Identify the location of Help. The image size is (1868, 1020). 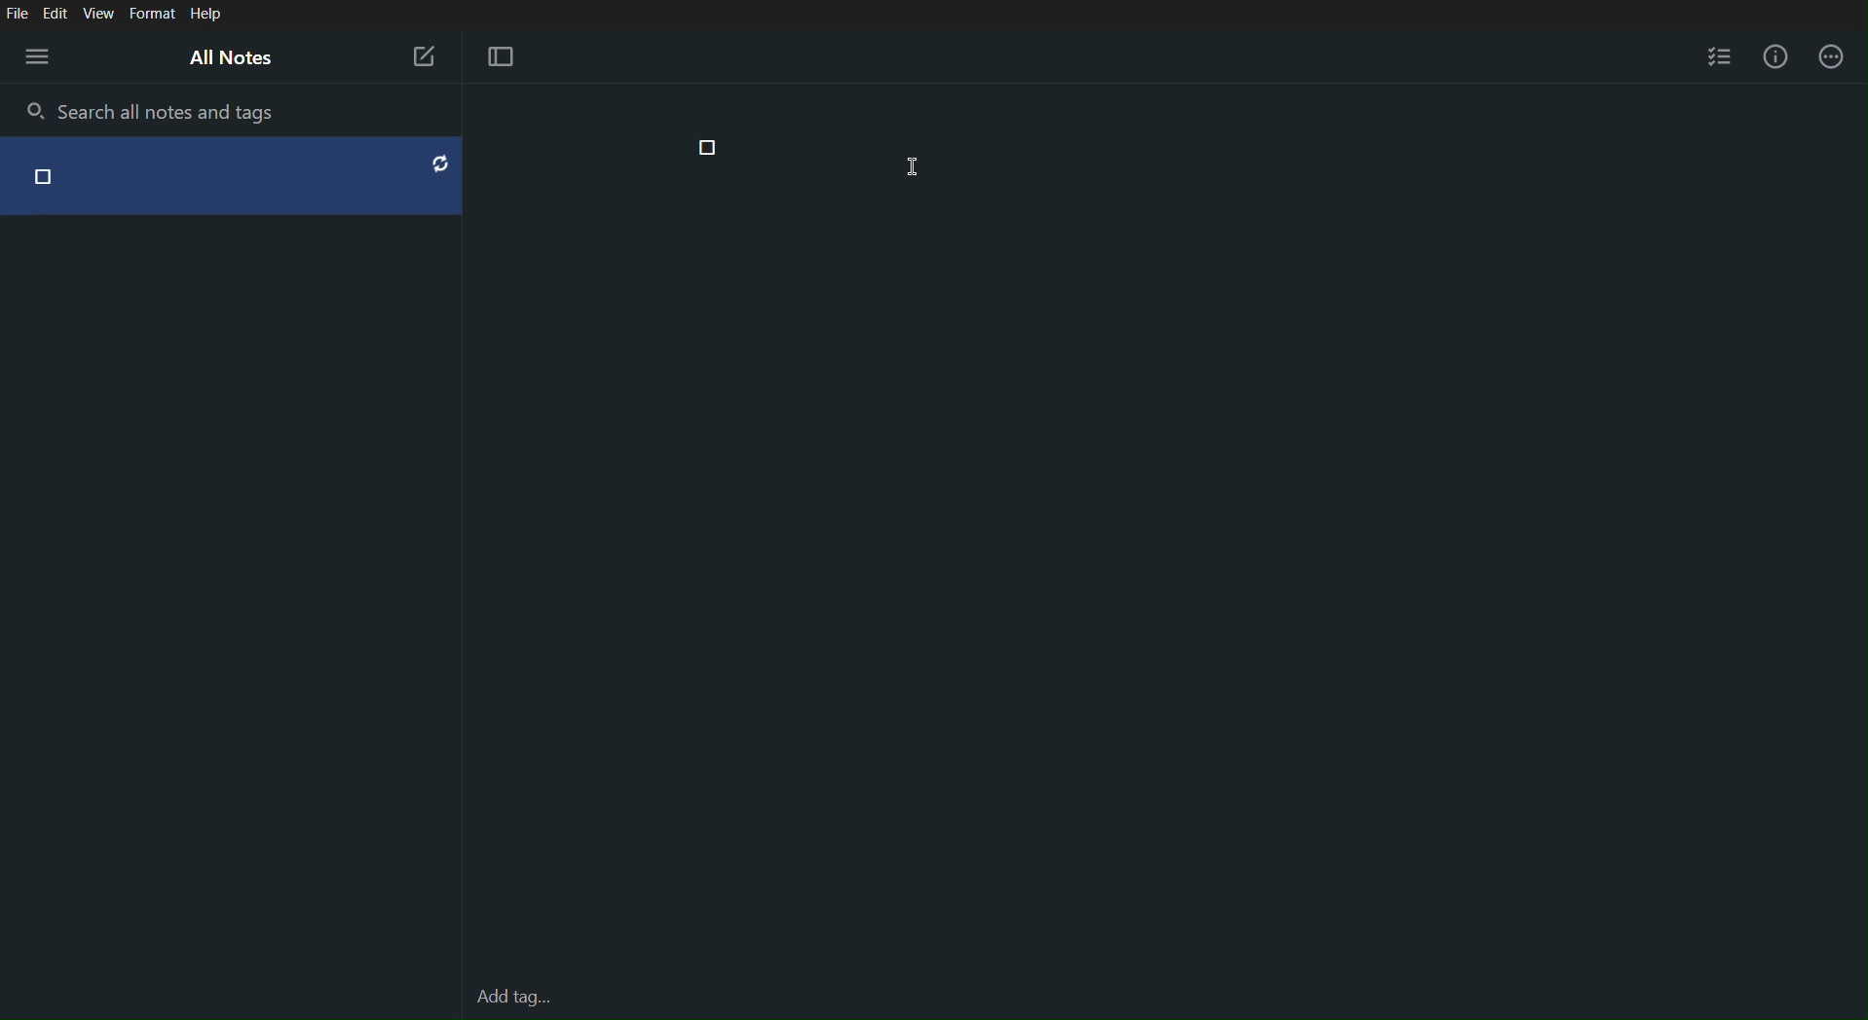
(206, 15).